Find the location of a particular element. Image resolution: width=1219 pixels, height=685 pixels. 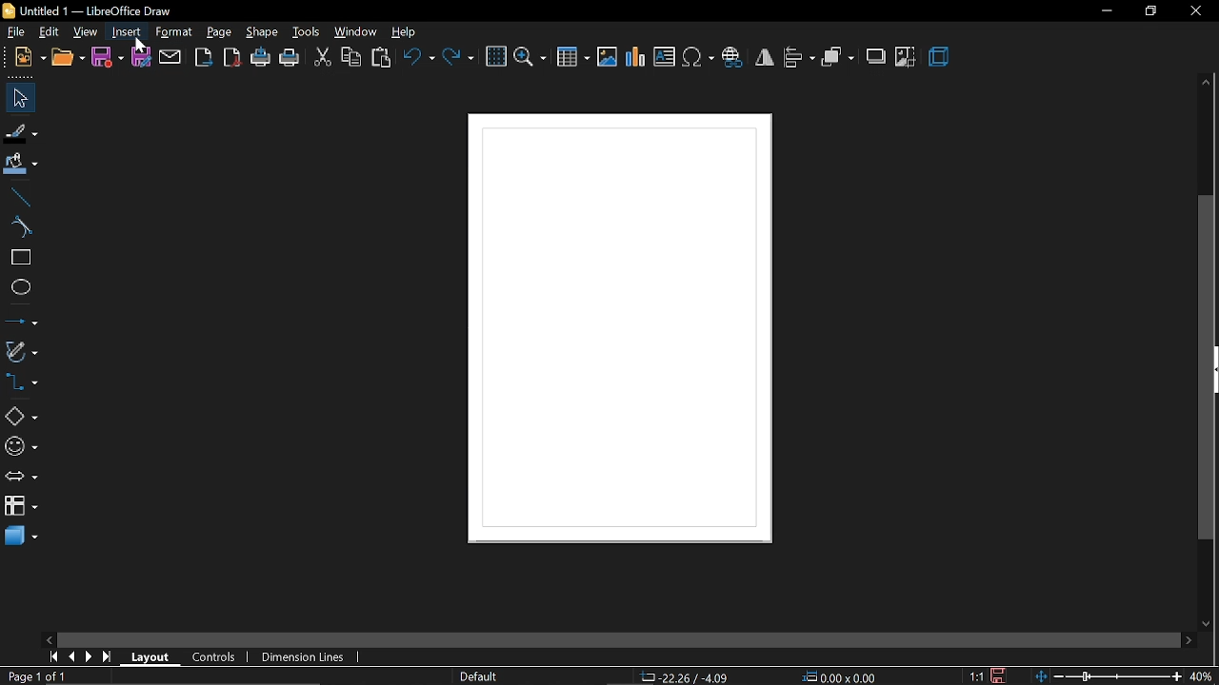

export is located at coordinates (204, 59).